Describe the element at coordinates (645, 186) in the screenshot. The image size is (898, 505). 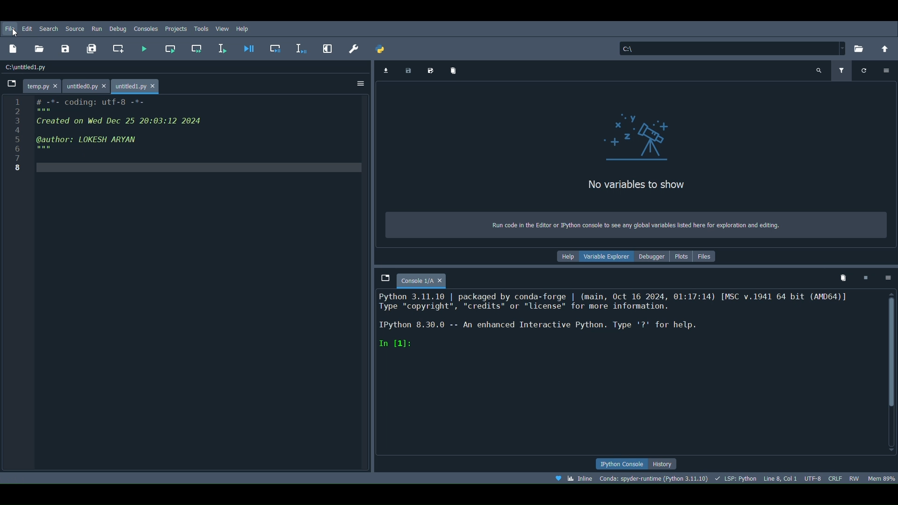
I see `No variables to show` at that location.